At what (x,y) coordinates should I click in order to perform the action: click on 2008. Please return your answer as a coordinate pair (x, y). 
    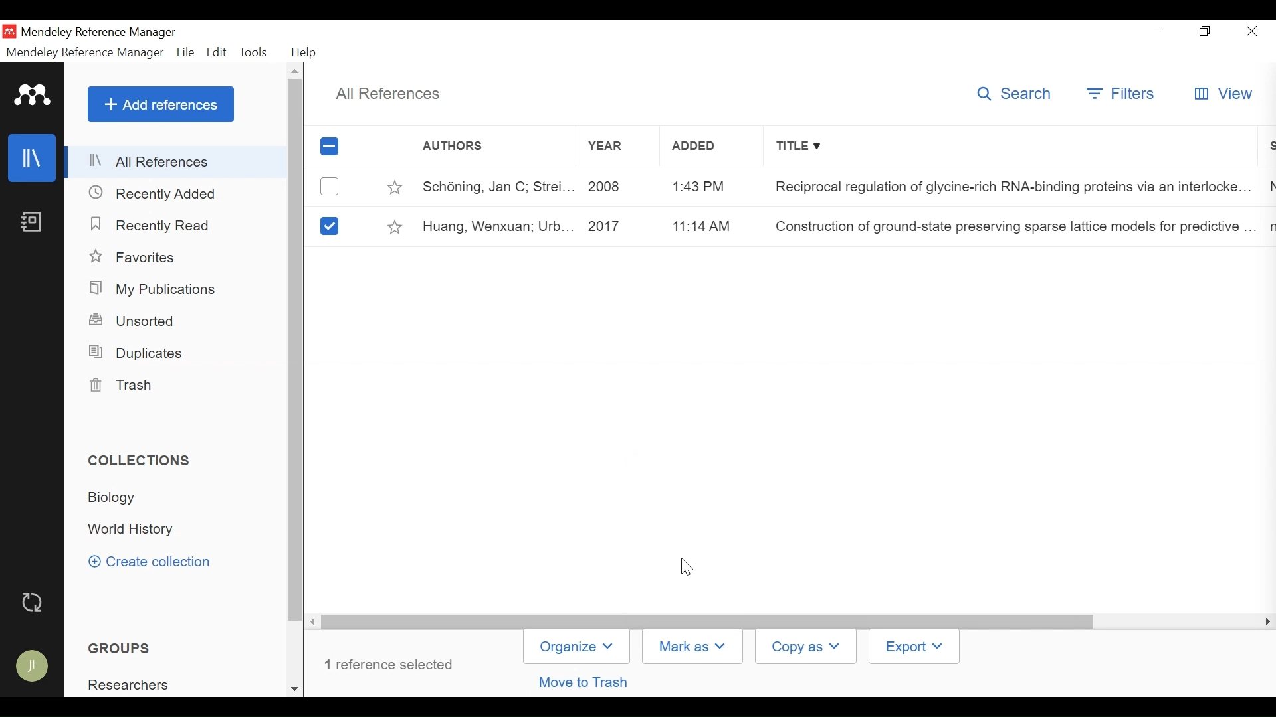
    Looking at the image, I should click on (609, 188).